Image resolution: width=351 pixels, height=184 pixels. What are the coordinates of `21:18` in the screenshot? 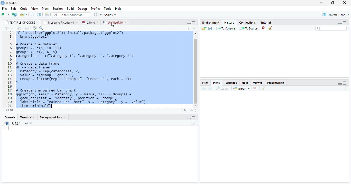 It's located at (10, 110).